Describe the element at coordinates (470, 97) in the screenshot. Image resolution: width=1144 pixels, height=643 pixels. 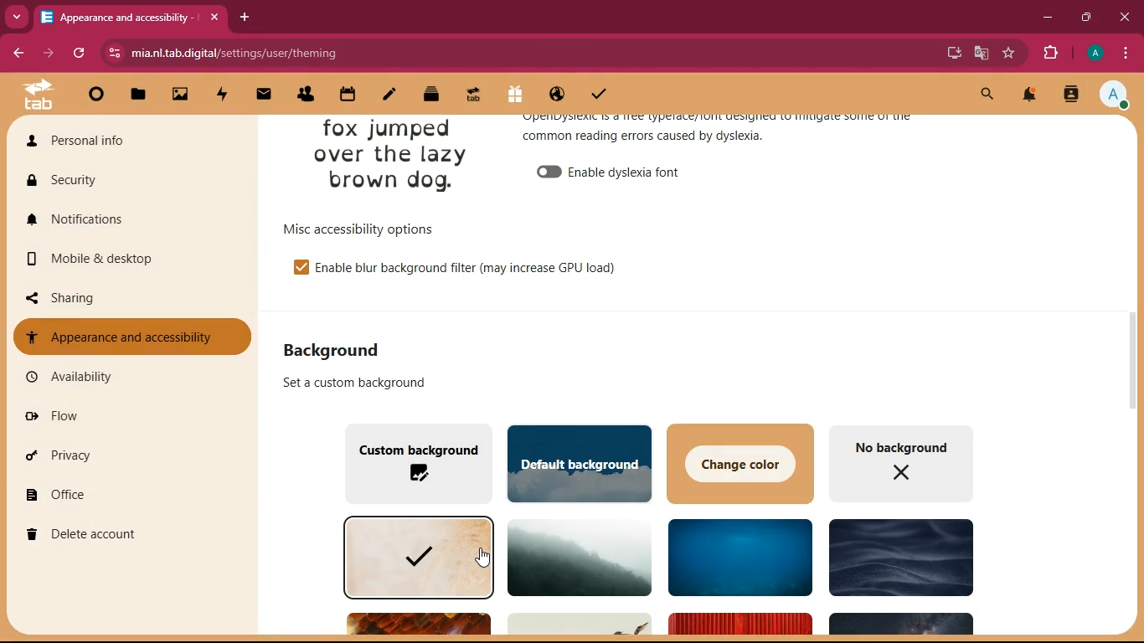
I see `tab` at that location.